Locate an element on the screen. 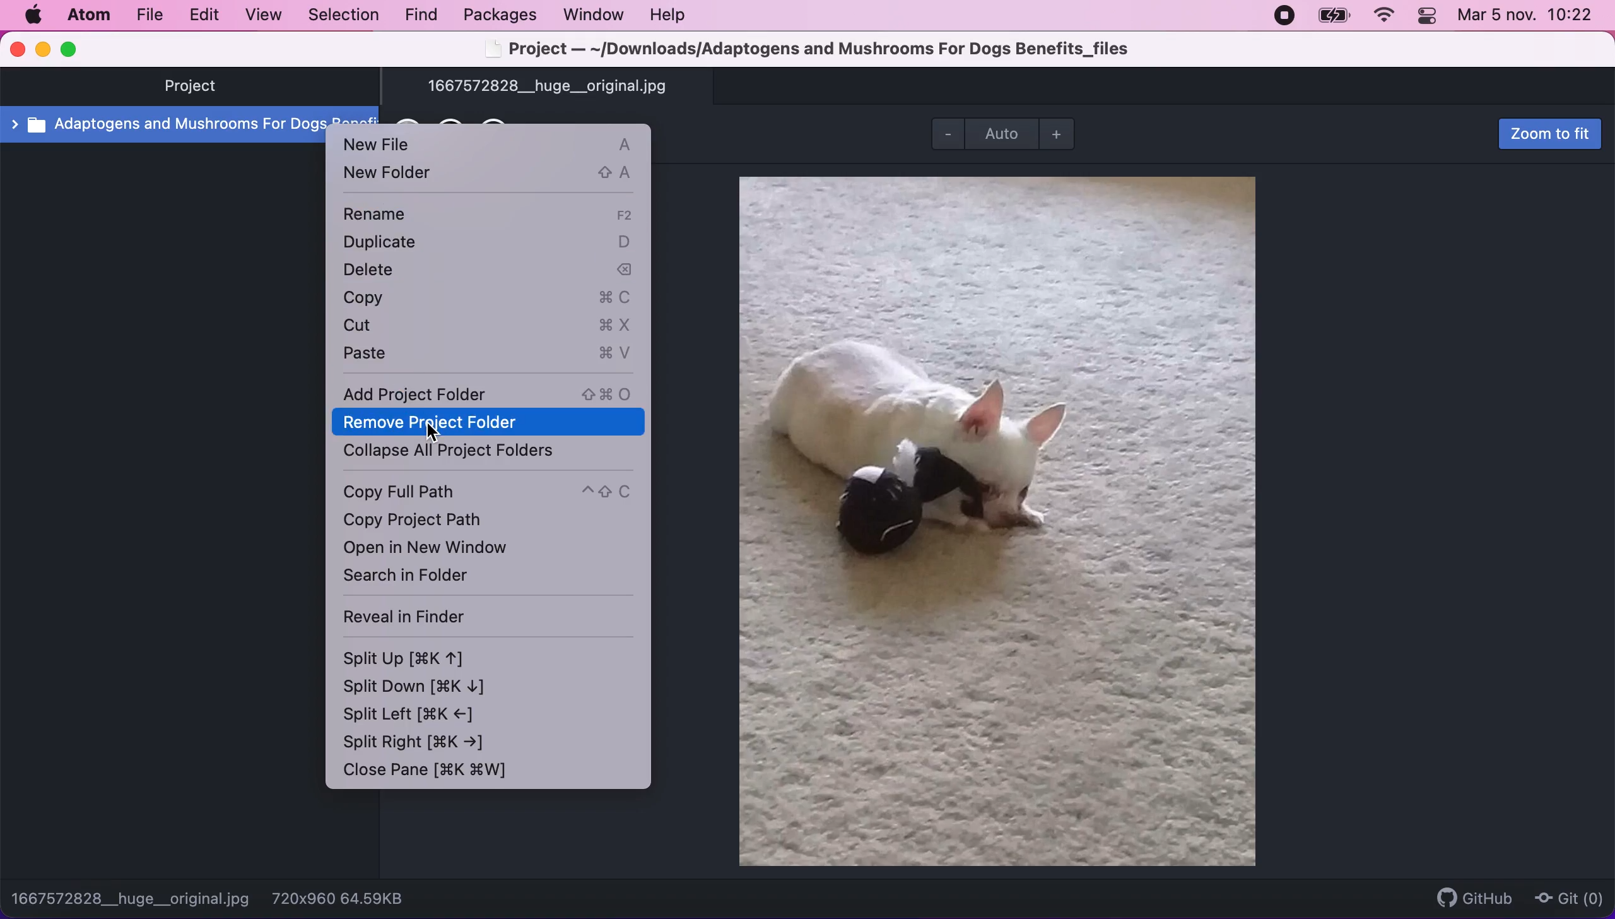 The width and height of the screenshot is (1615, 919). time and date is located at coordinates (1527, 16).